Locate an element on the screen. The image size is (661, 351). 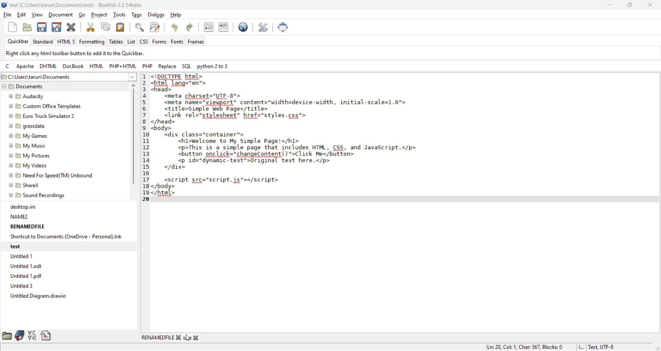
metadata is located at coordinates (552, 347).